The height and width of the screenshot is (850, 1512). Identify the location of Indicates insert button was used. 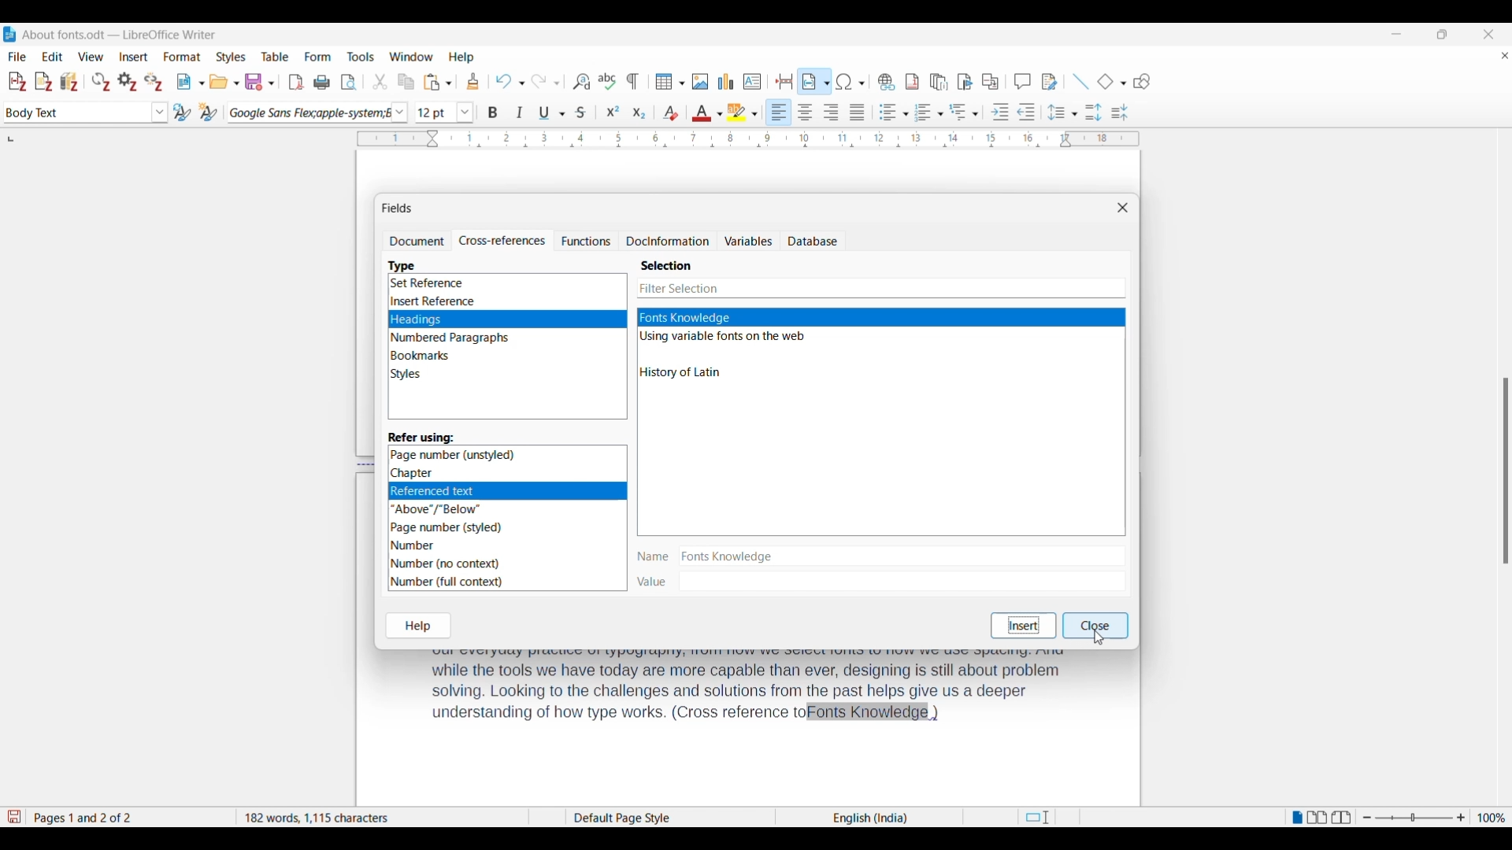
(1021, 625).